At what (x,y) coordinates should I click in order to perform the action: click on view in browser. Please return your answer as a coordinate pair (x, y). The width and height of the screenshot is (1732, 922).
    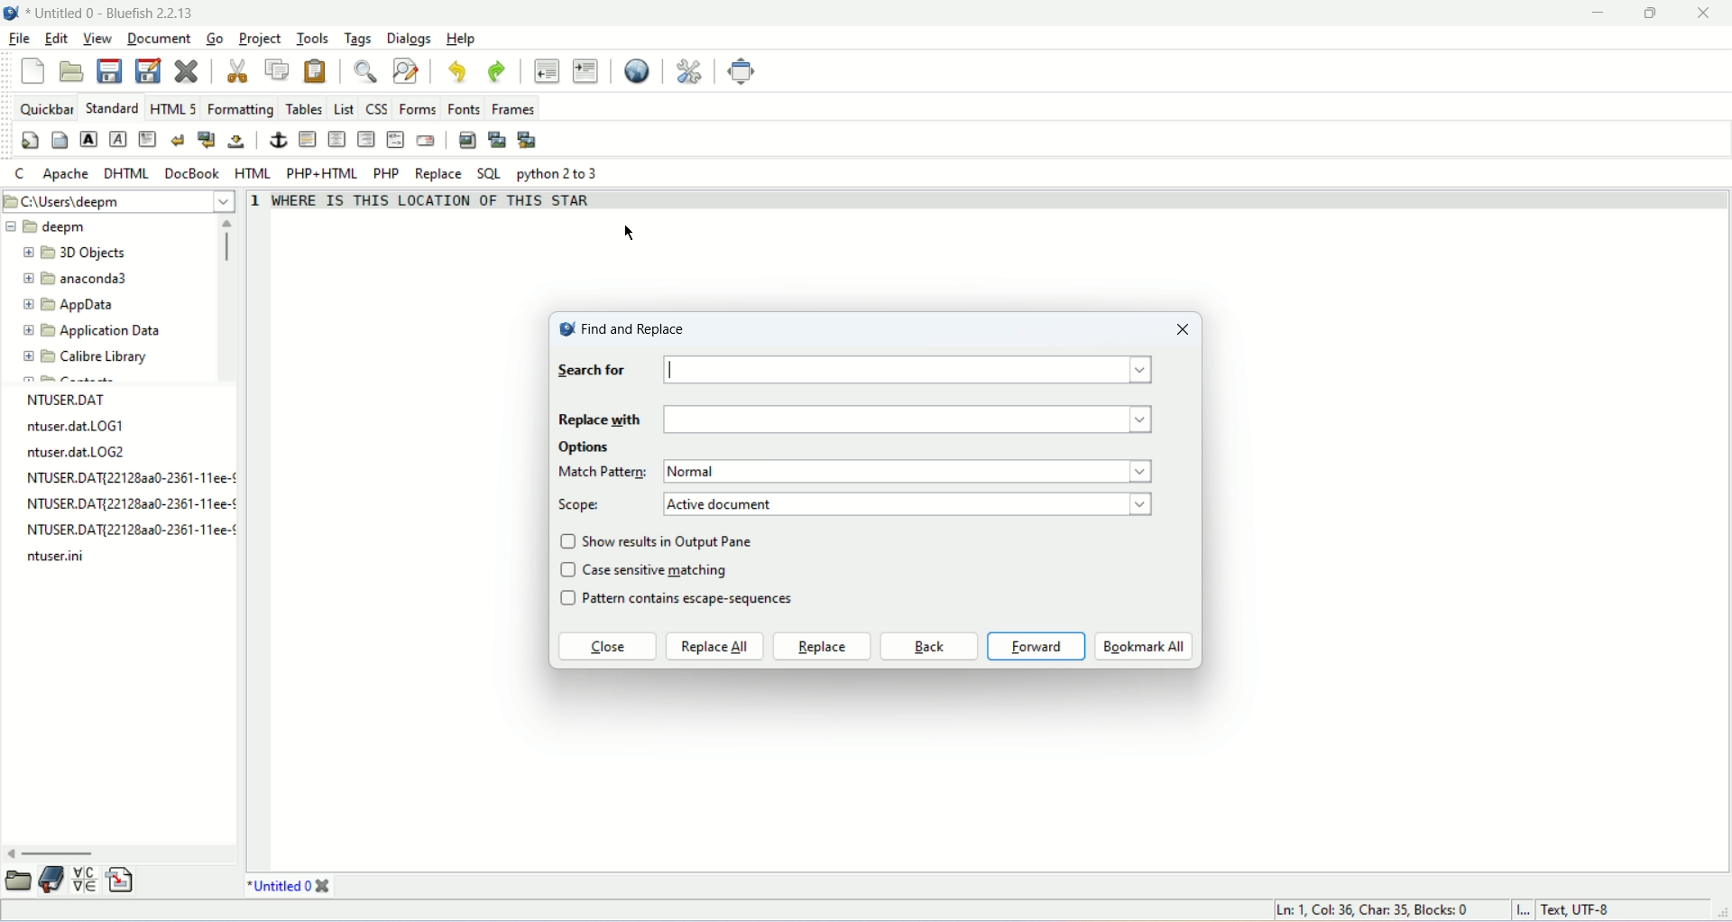
    Looking at the image, I should click on (636, 72).